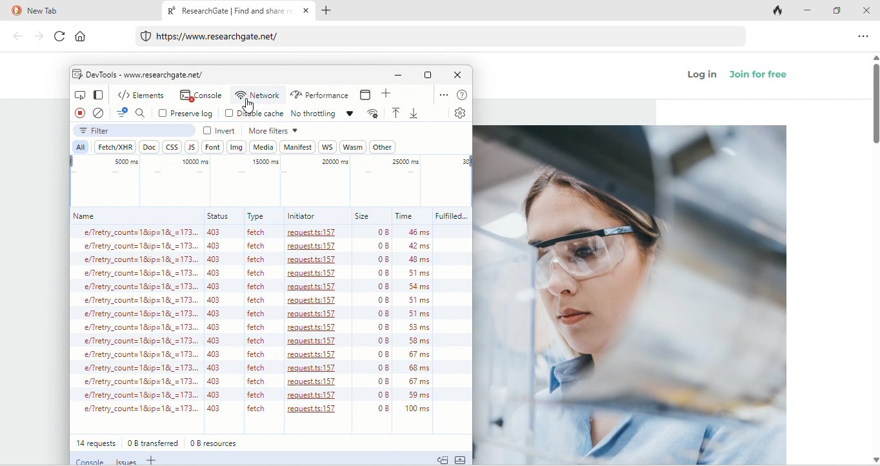 The width and height of the screenshot is (880, 466). Describe the element at coordinates (221, 130) in the screenshot. I see `invert checkbox` at that location.